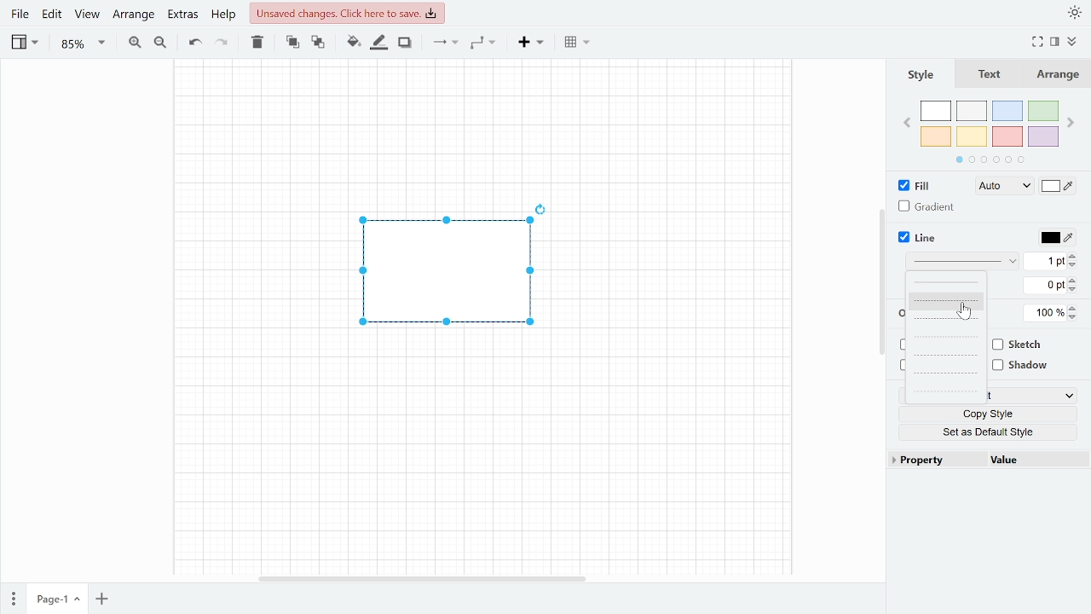 This screenshot has width=1091, height=614. What do you see at coordinates (1045, 262) in the screenshot?
I see `Line width` at bounding box center [1045, 262].